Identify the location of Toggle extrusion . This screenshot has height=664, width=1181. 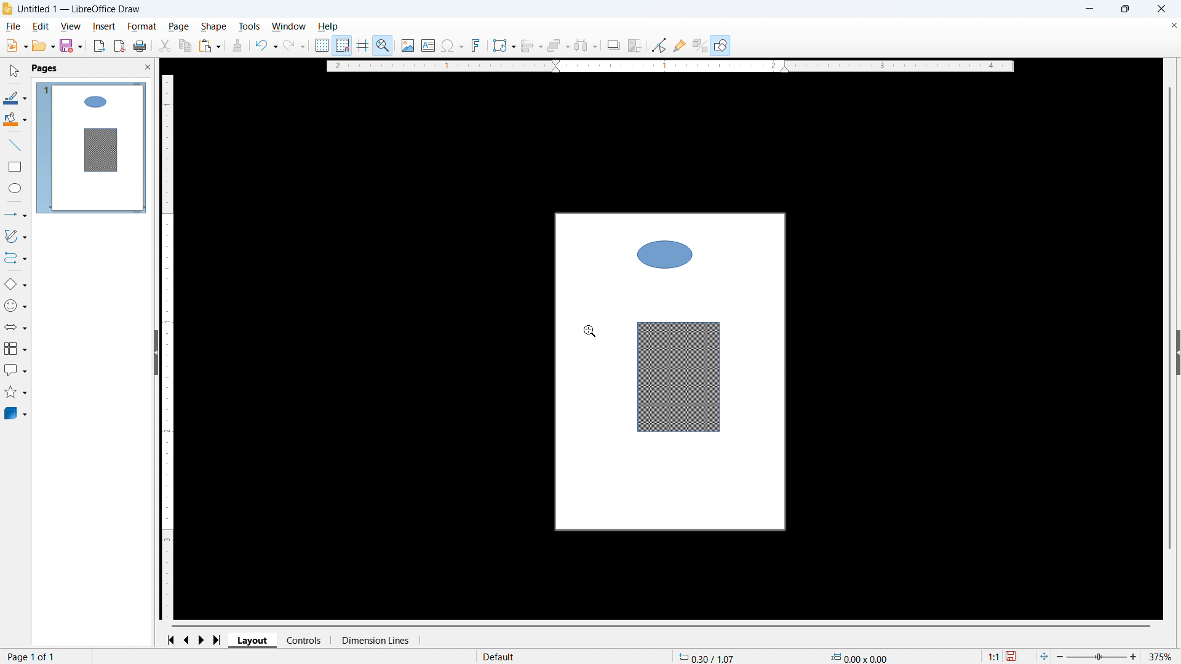
(701, 45).